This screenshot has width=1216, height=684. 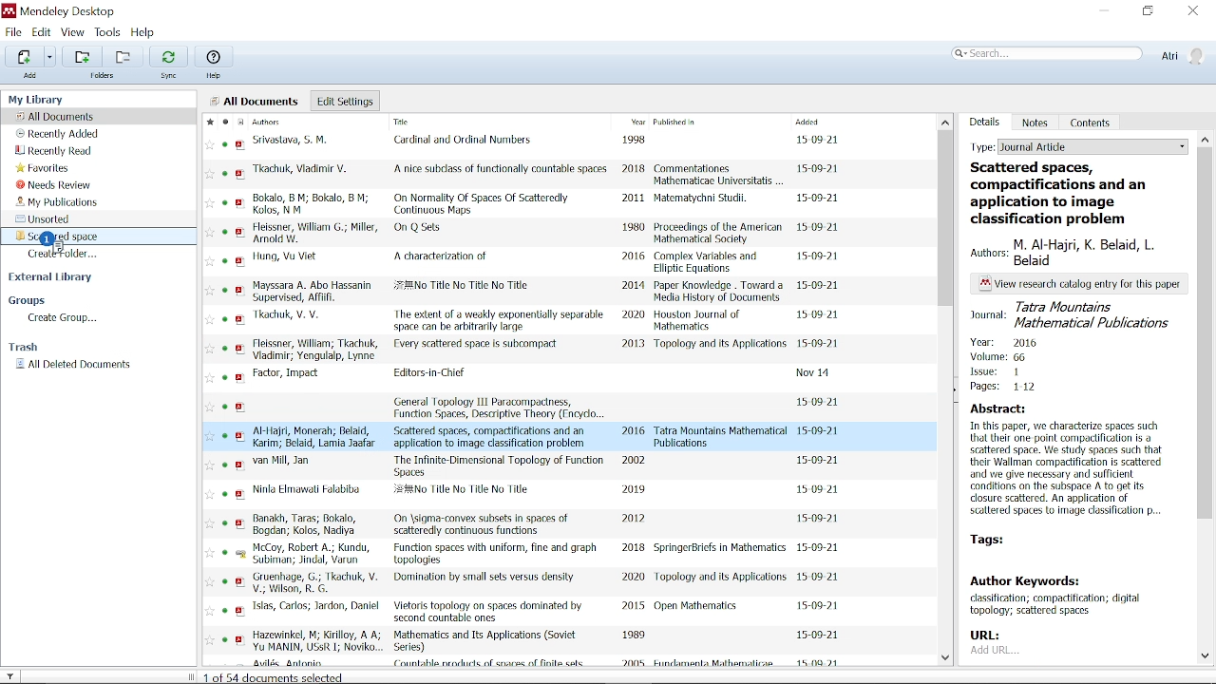 What do you see at coordinates (82, 56) in the screenshot?
I see `Add folder` at bounding box center [82, 56].